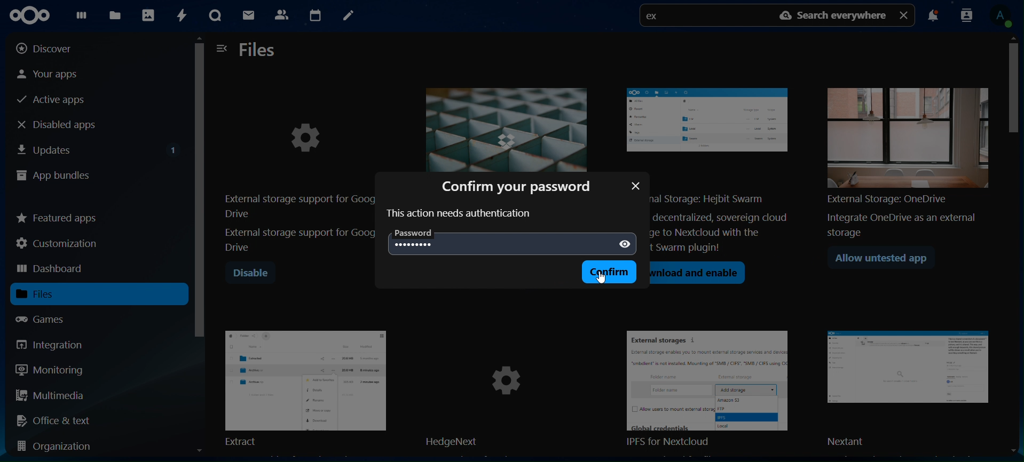  What do you see at coordinates (147, 14) in the screenshot?
I see `photos` at bounding box center [147, 14].